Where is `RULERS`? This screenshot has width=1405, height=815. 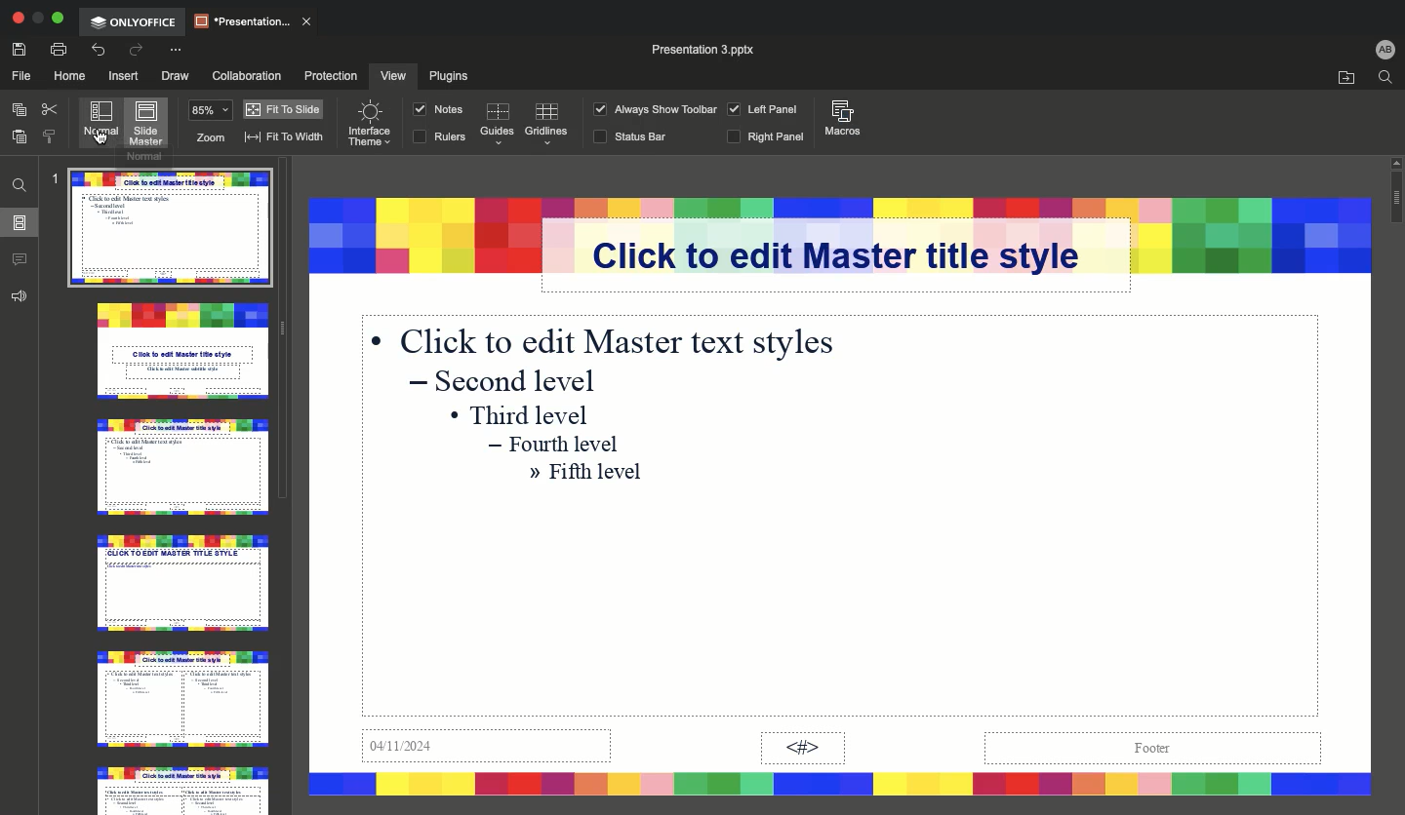 RULERS is located at coordinates (439, 138).